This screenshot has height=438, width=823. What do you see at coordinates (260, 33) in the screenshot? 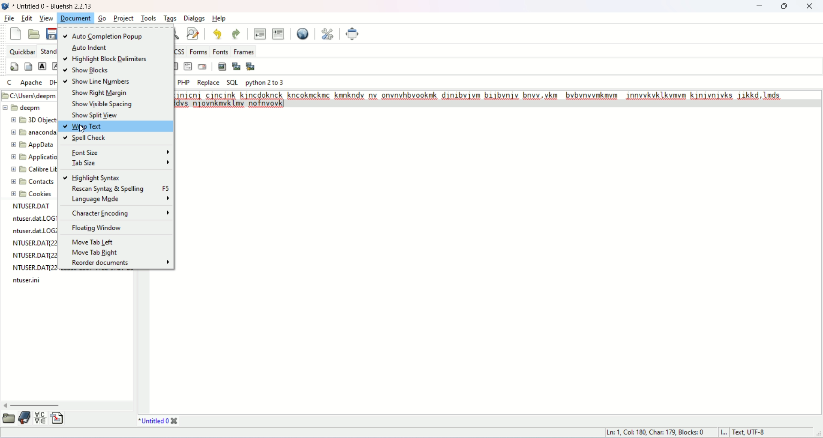
I see `unindent` at bounding box center [260, 33].